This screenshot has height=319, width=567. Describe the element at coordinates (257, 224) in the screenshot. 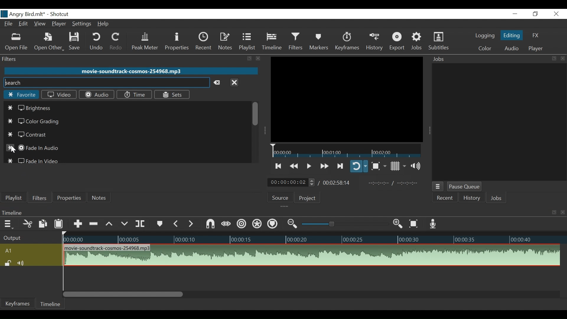

I see `Ripple all tracks` at that location.